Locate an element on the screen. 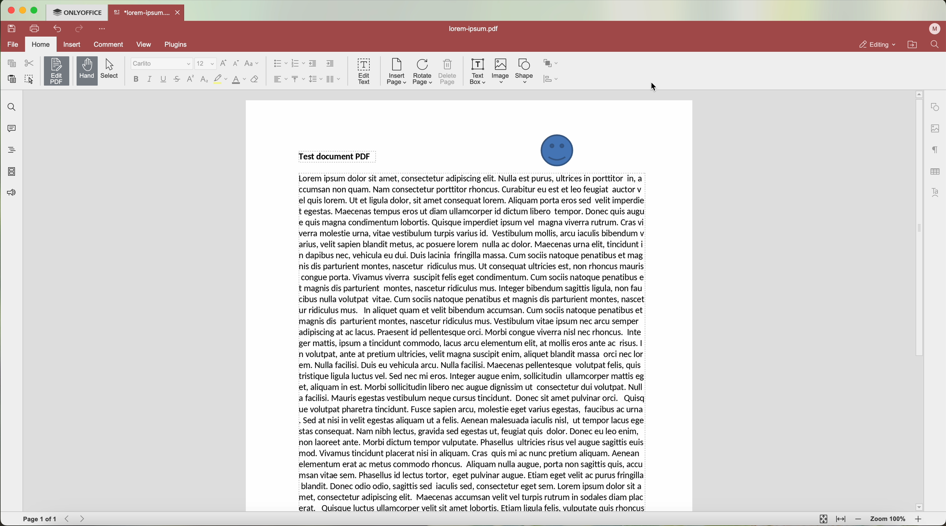  close program is located at coordinates (11, 11).